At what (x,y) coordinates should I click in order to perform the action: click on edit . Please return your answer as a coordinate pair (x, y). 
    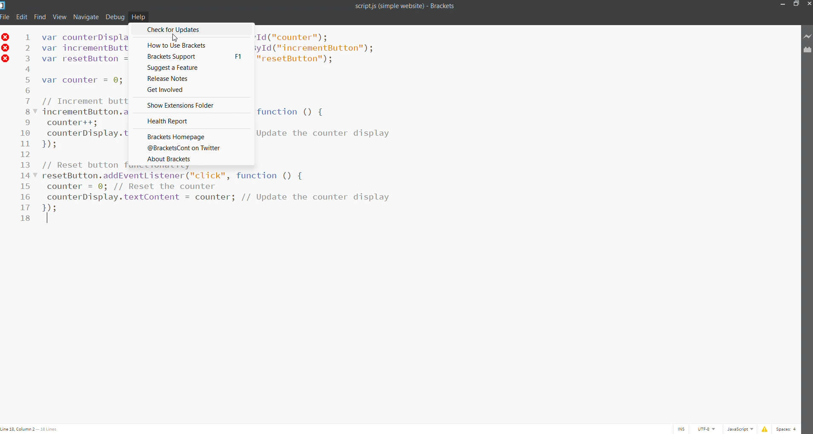
    Looking at the image, I should click on (22, 16).